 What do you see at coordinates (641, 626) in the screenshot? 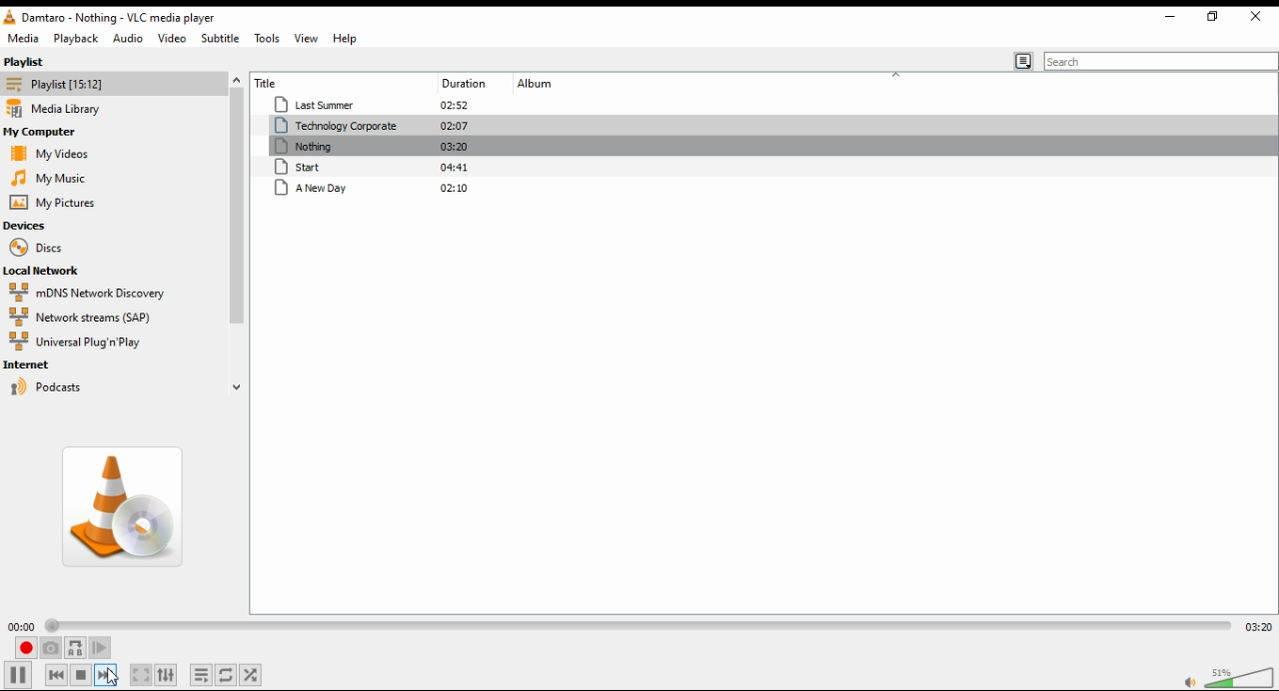
I see `seek bar` at bounding box center [641, 626].